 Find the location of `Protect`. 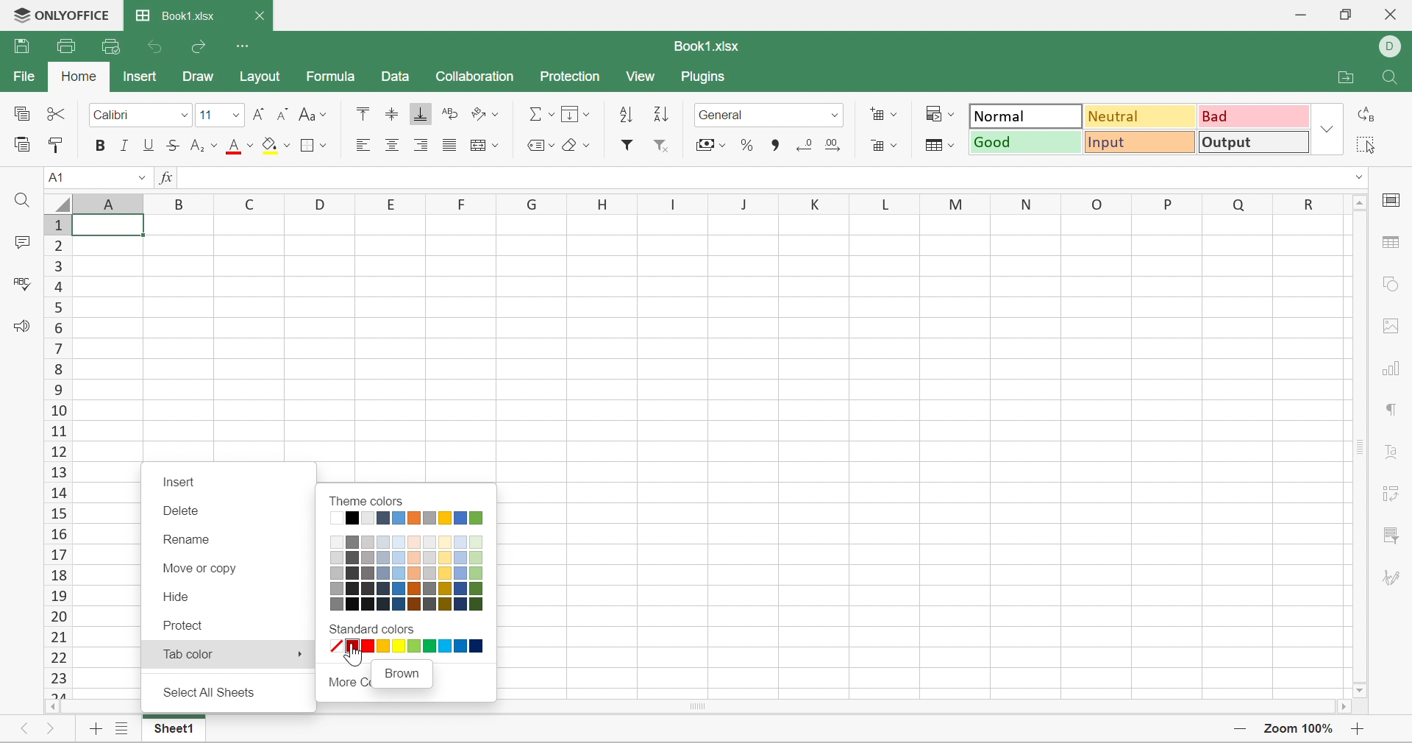

Protect is located at coordinates (188, 626).